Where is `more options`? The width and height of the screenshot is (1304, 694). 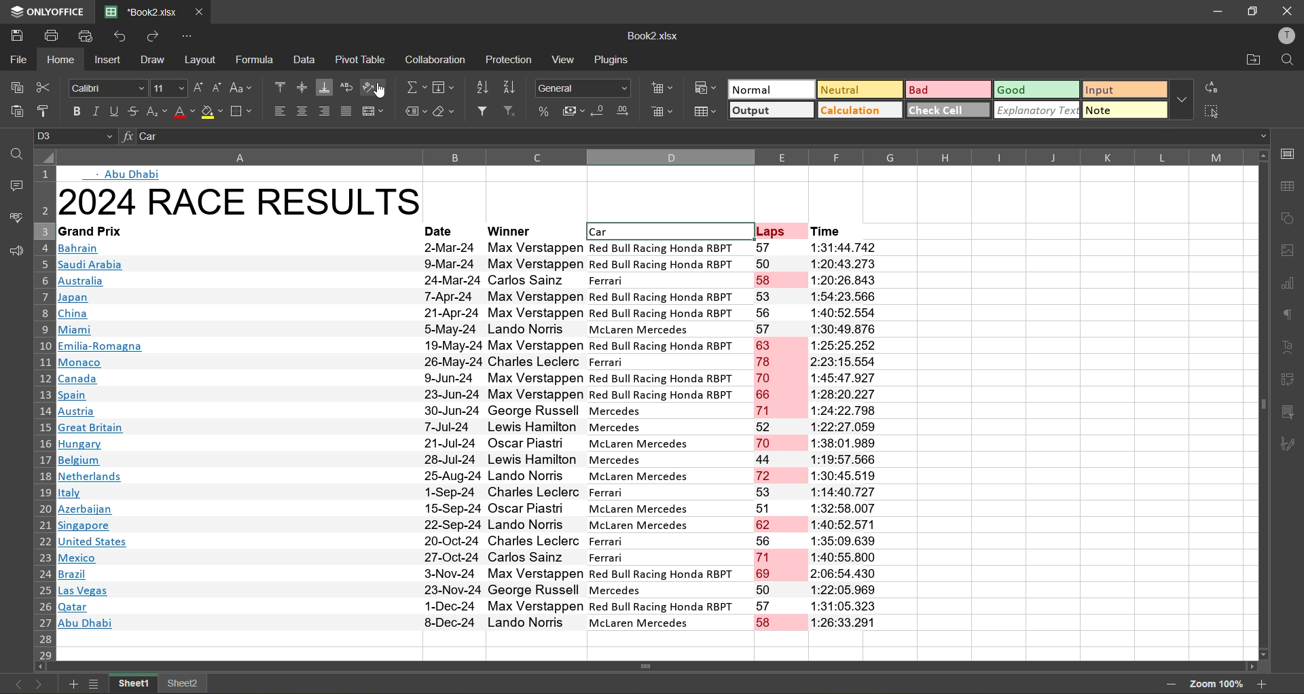
more options is located at coordinates (1184, 98).